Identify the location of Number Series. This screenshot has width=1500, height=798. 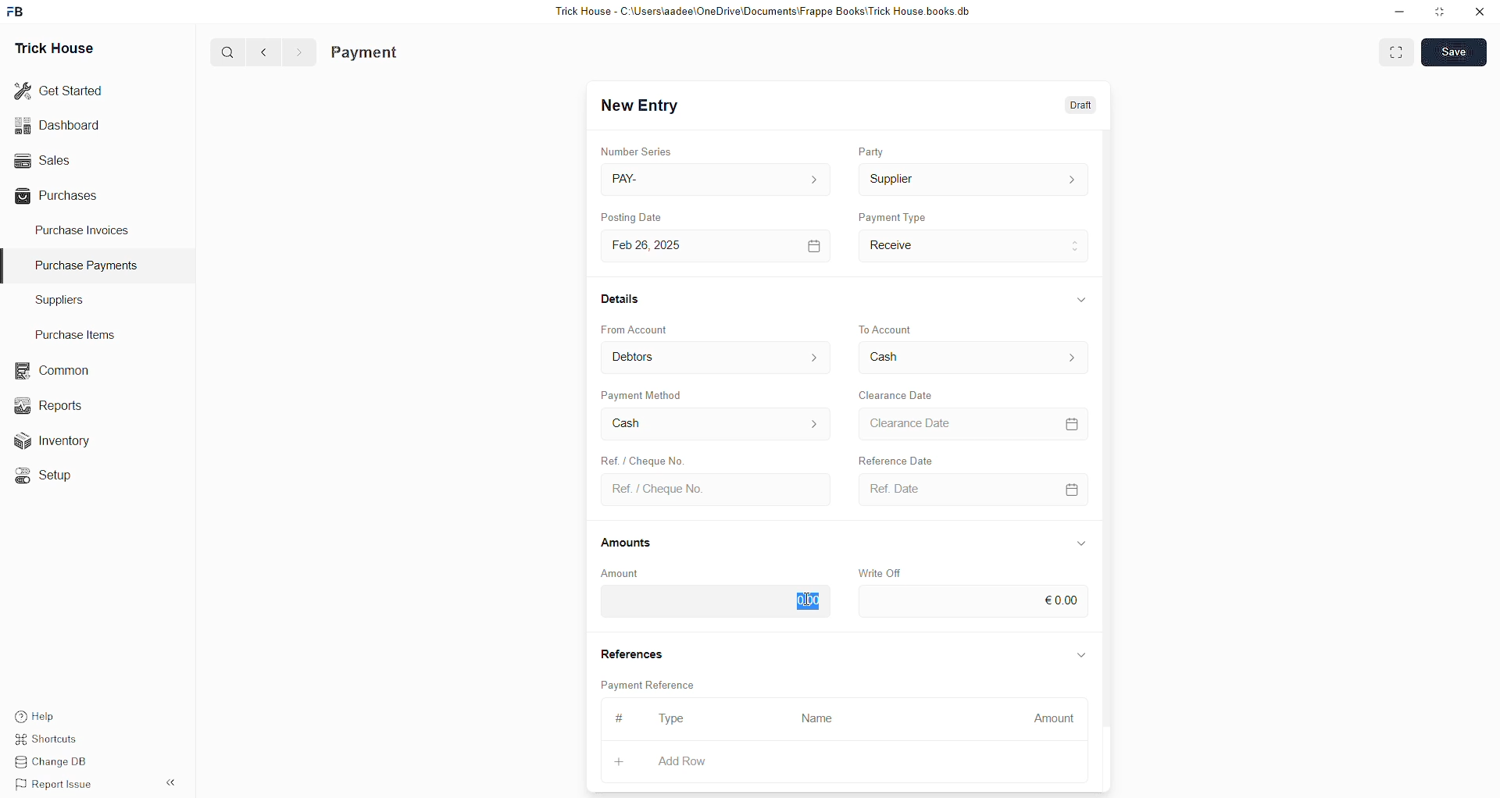
(636, 149).